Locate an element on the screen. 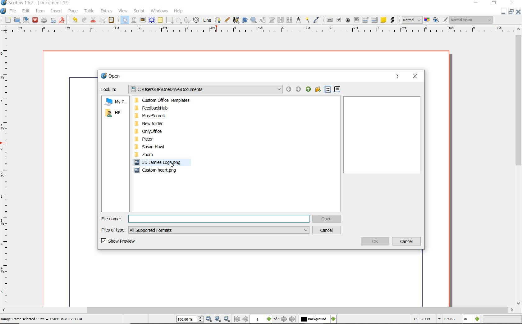 The height and width of the screenshot is (324, 522). cut is located at coordinates (94, 20).